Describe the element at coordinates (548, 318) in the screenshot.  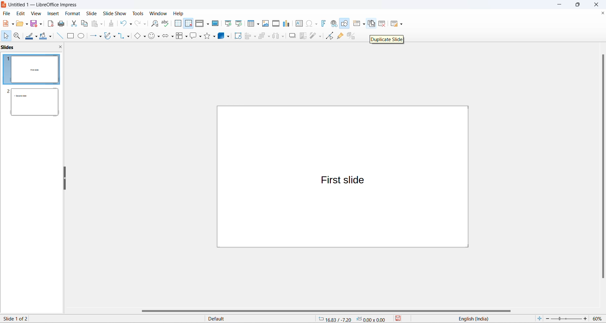
I see `decrease zoom` at that location.